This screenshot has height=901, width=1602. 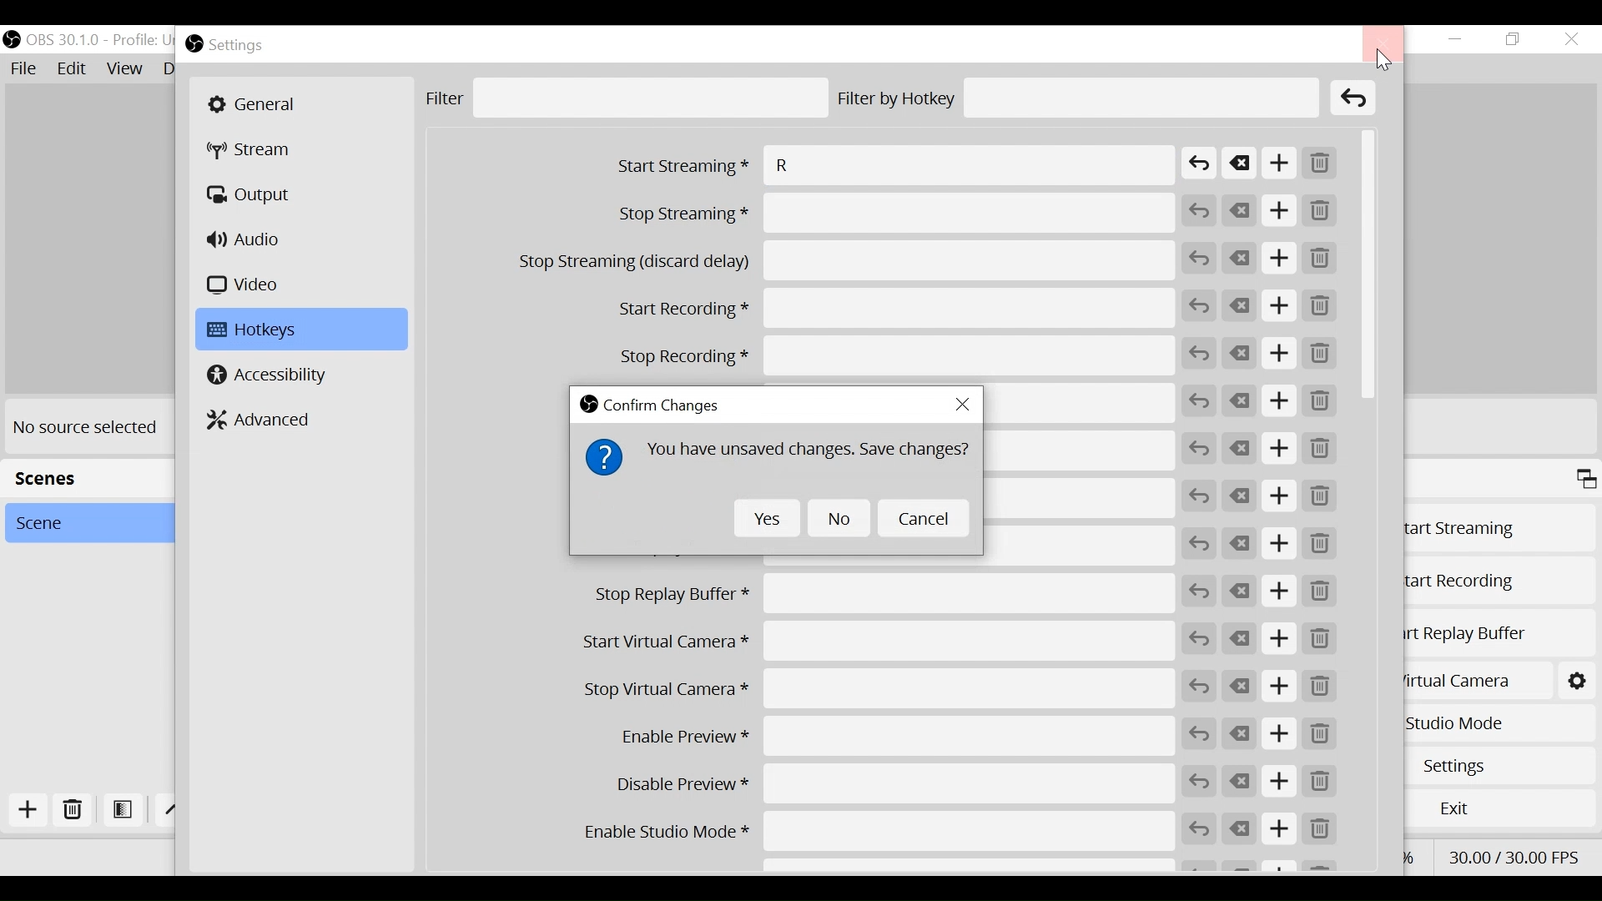 What do you see at coordinates (1321, 593) in the screenshot?
I see `Remove` at bounding box center [1321, 593].